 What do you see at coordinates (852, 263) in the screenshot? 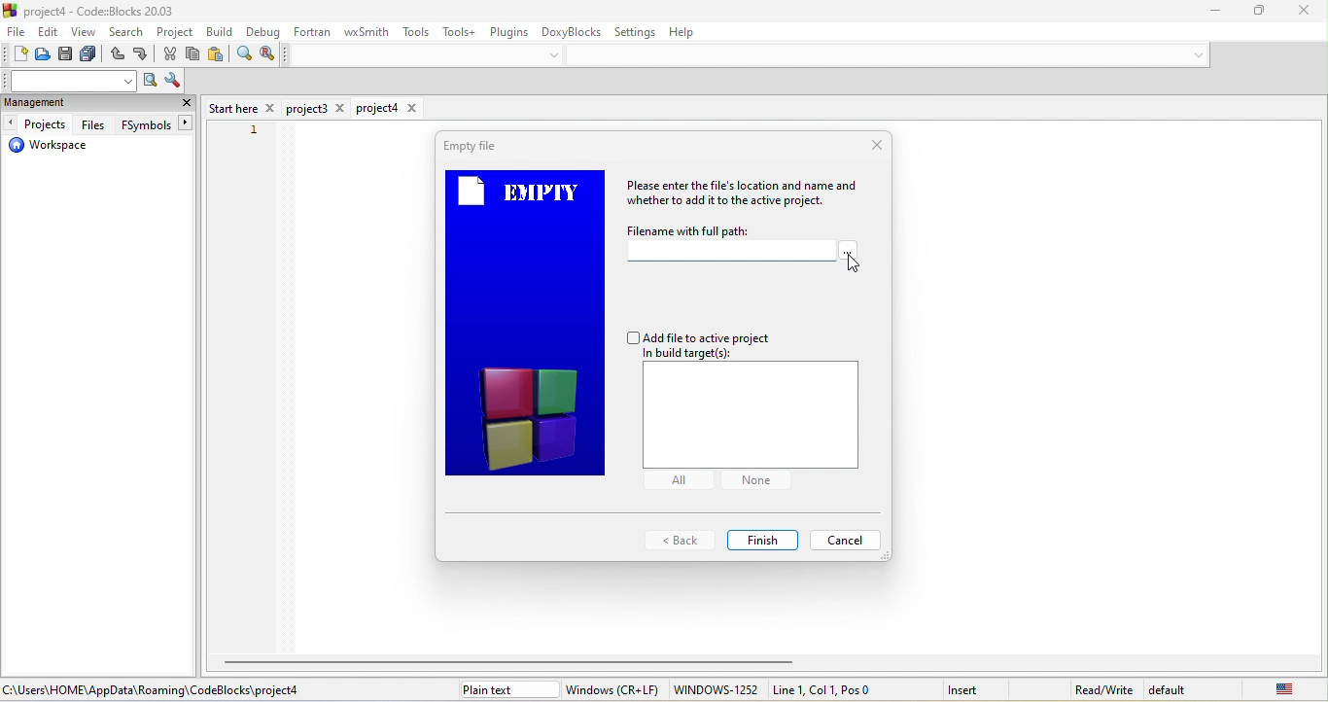
I see `cursor movement` at bounding box center [852, 263].